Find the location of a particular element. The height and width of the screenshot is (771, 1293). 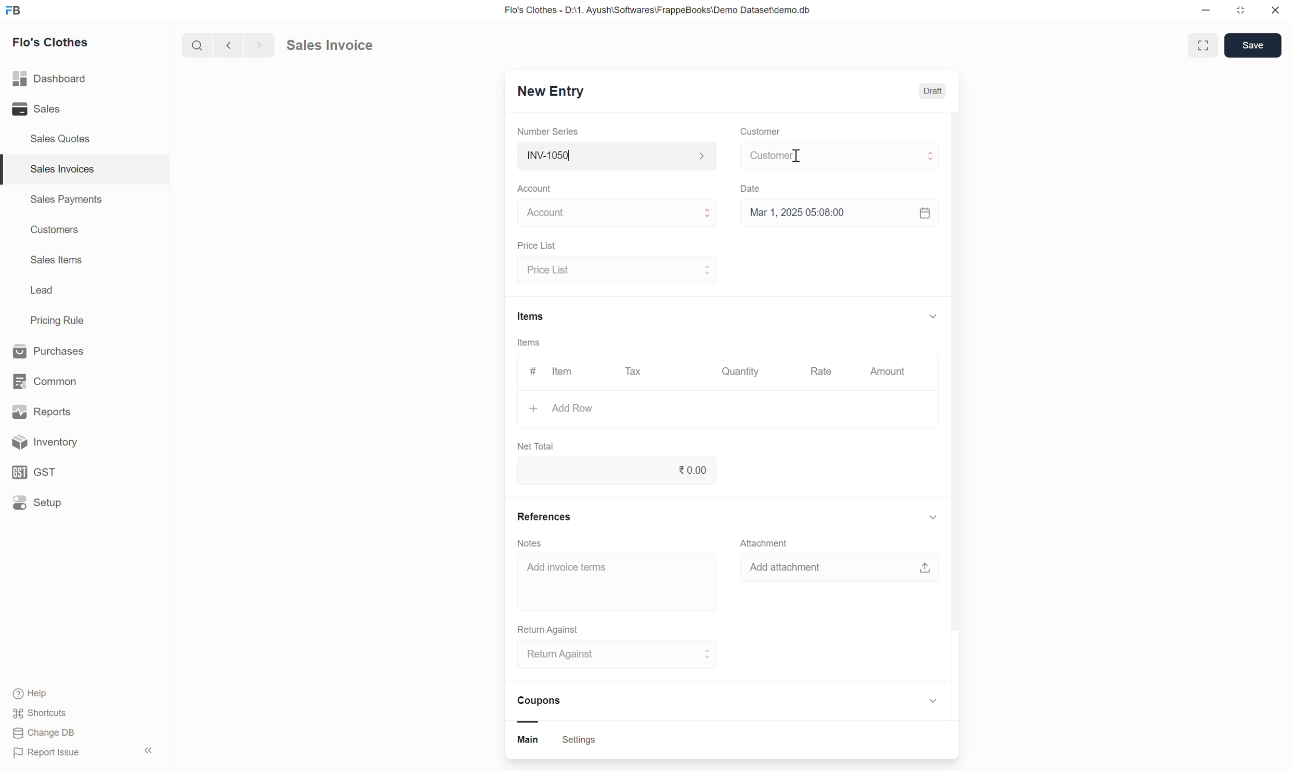

hide sidebar is located at coordinates (150, 751).